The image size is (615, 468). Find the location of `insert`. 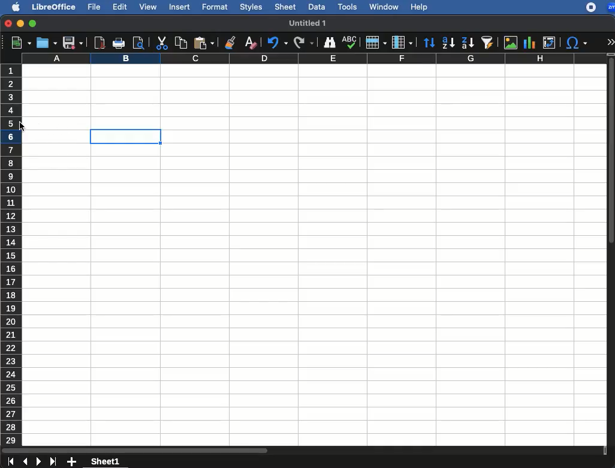

insert is located at coordinates (182, 7).